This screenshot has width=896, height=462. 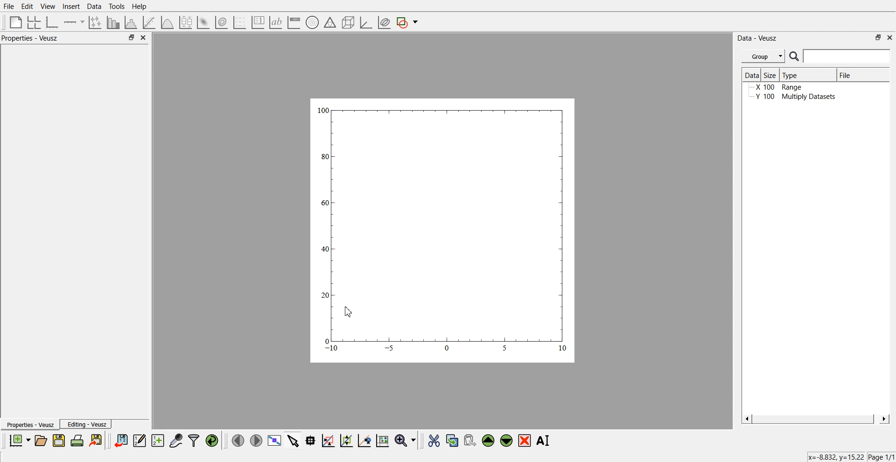 What do you see at coordinates (32, 22) in the screenshot?
I see `arrange graphs` at bounding box center [32, 22].